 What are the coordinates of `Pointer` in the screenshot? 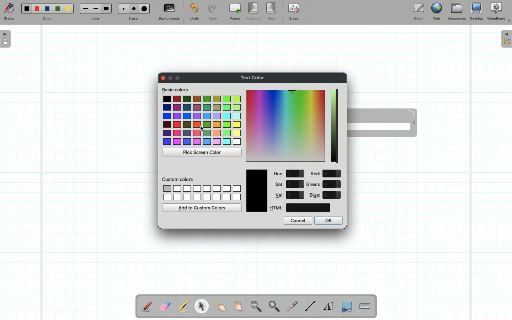 It's located at (220, 306).